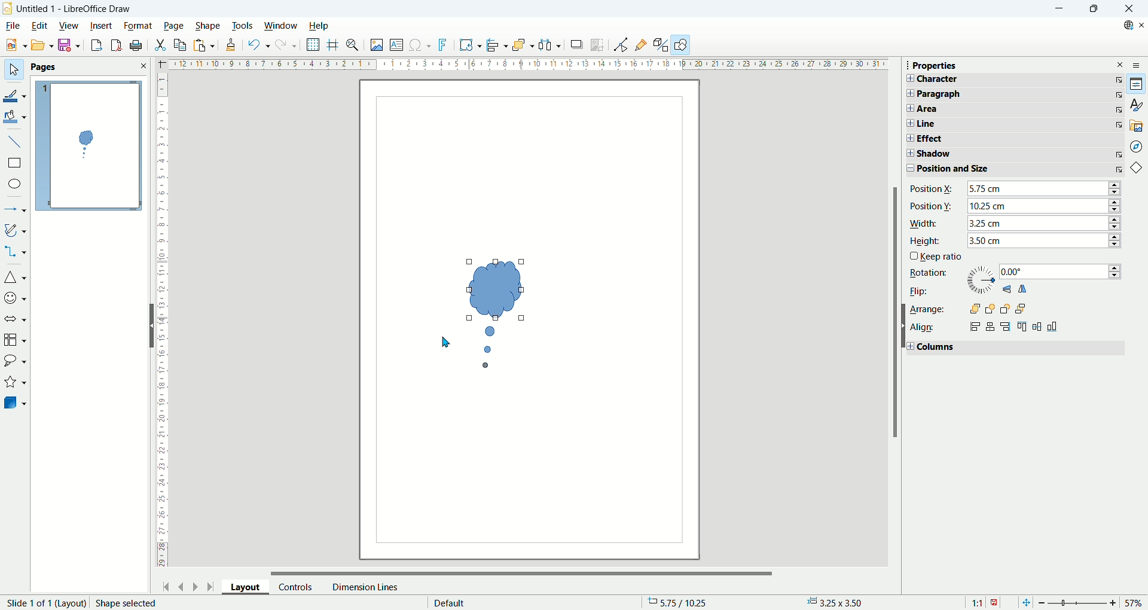 The height and width of the screenshot is (610, 1148). Describe the element at coordinates (1058, 9) in the screenshot. I see `minimize` at that location.